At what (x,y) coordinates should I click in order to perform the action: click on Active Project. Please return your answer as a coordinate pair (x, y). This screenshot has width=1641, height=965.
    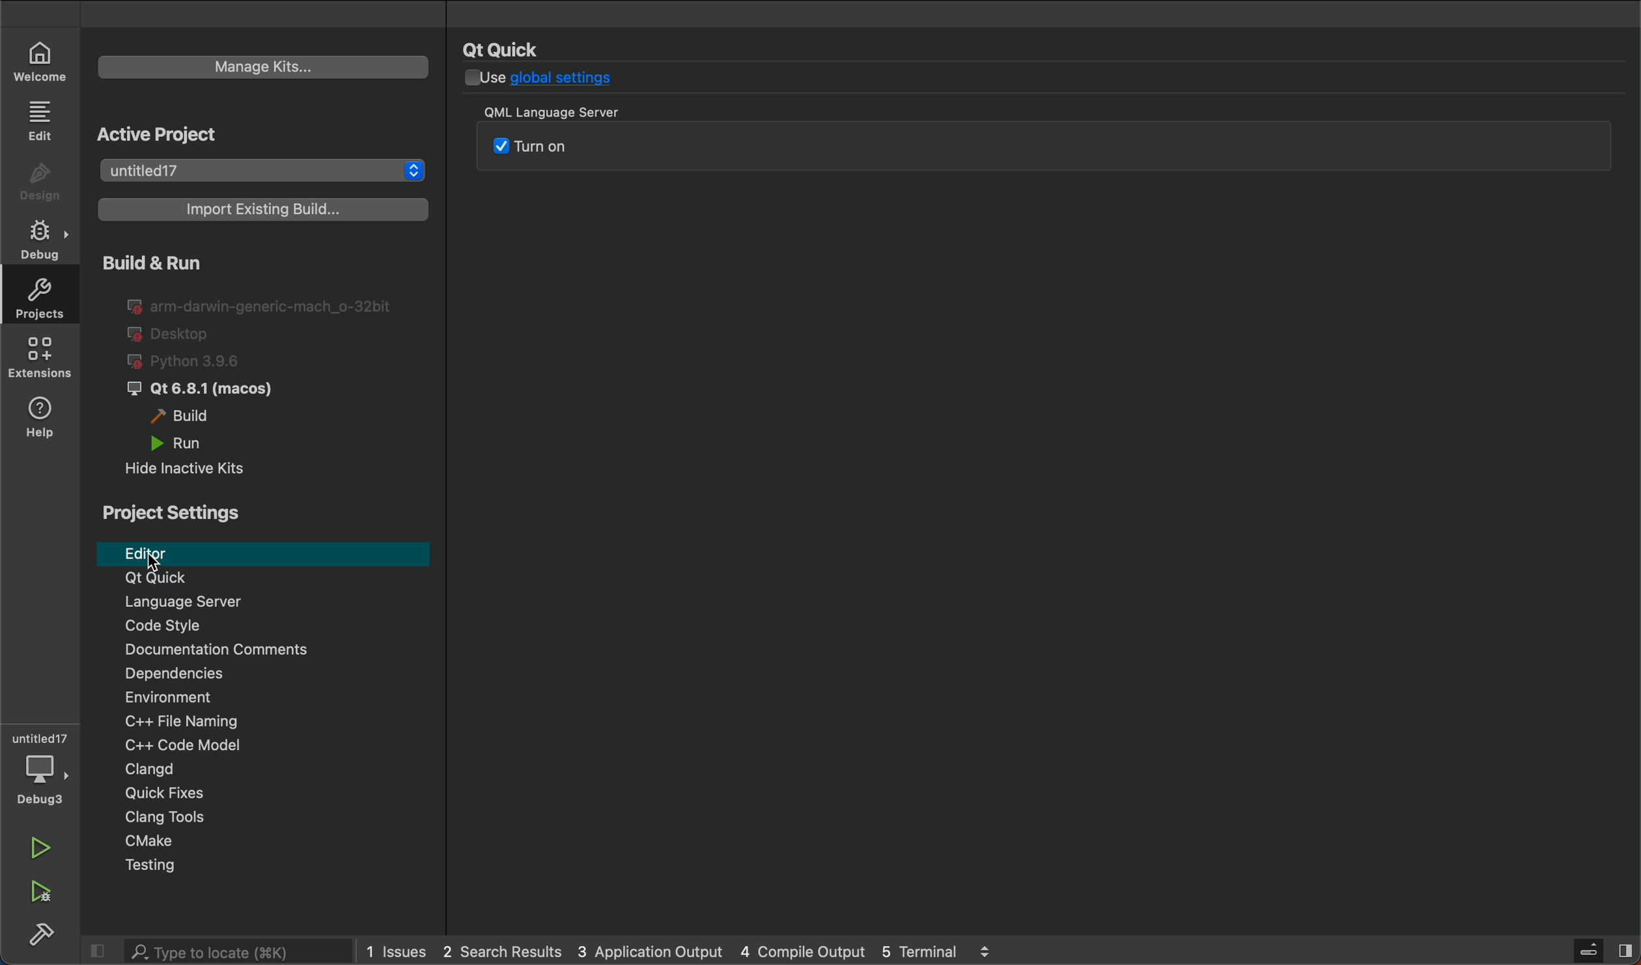
    Looking at the image, I should click on (166, 135).